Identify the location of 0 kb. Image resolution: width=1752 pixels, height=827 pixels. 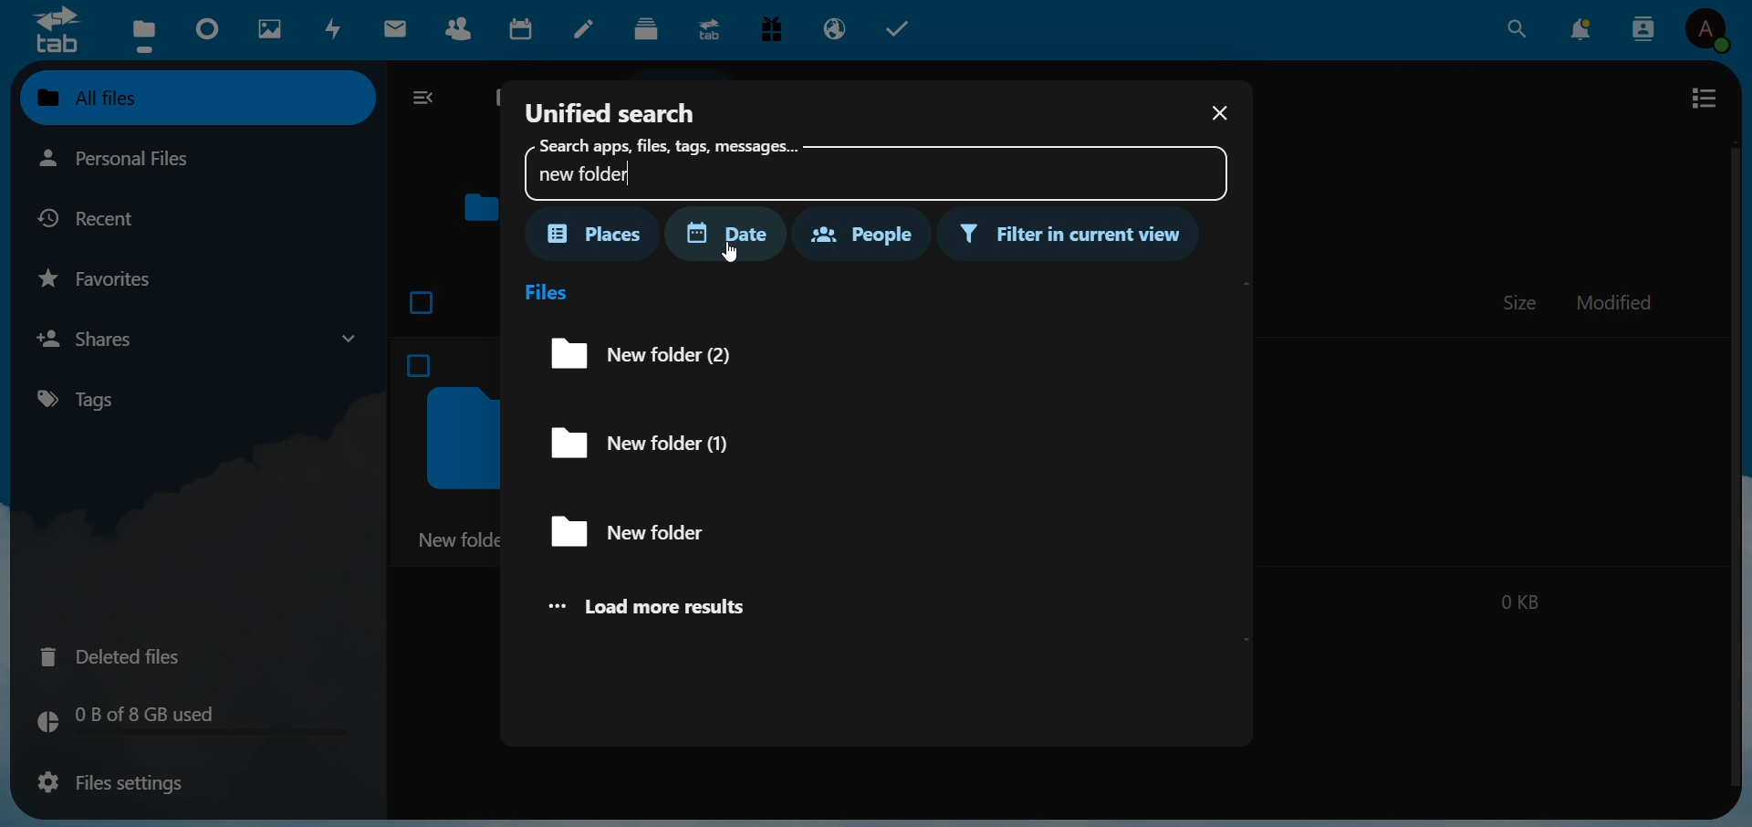
(1518, 599).